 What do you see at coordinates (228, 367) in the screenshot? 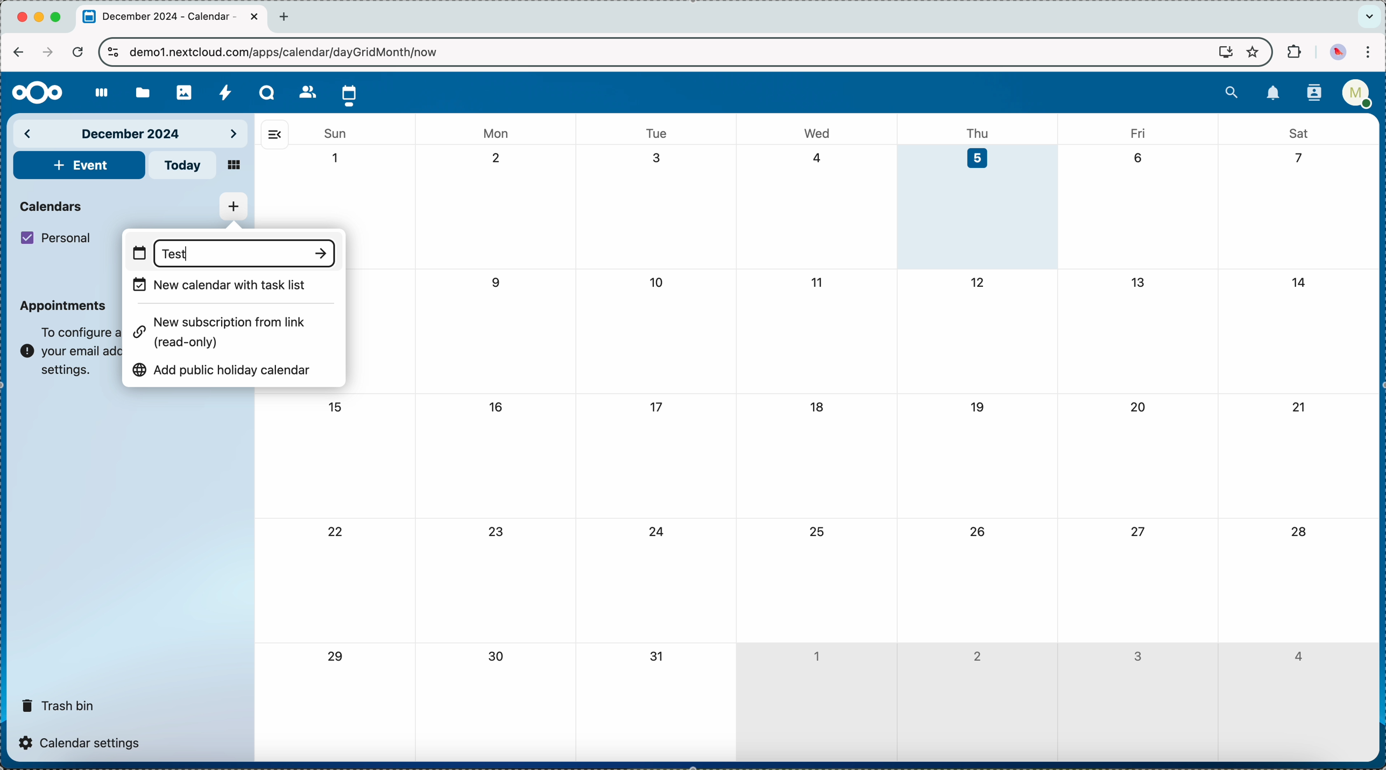
I see `add public holiday calendar` at bounding box center [228, 367].